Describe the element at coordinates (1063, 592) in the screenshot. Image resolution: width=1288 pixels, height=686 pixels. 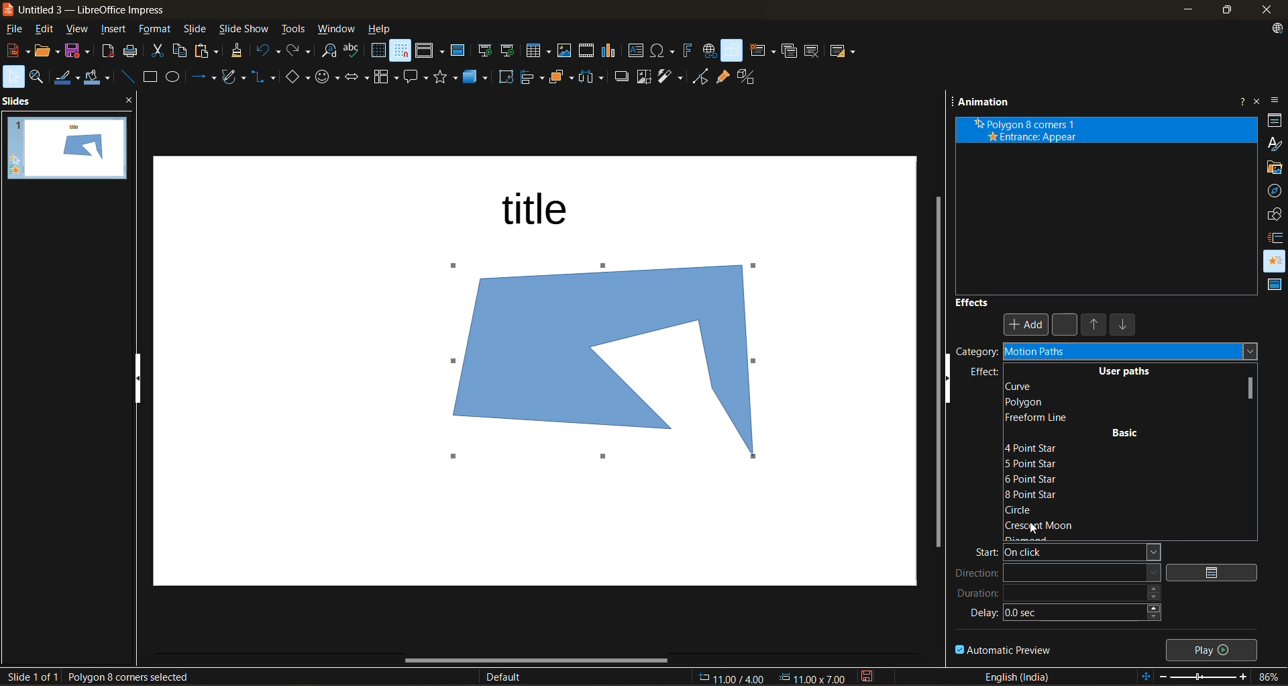
I see `duration` at that location.